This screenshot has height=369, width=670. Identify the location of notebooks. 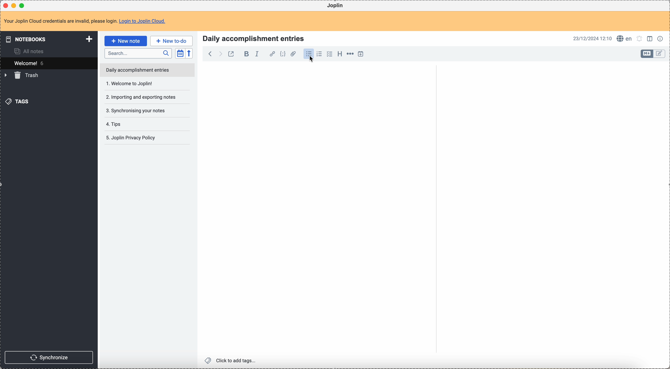
(48, 39).